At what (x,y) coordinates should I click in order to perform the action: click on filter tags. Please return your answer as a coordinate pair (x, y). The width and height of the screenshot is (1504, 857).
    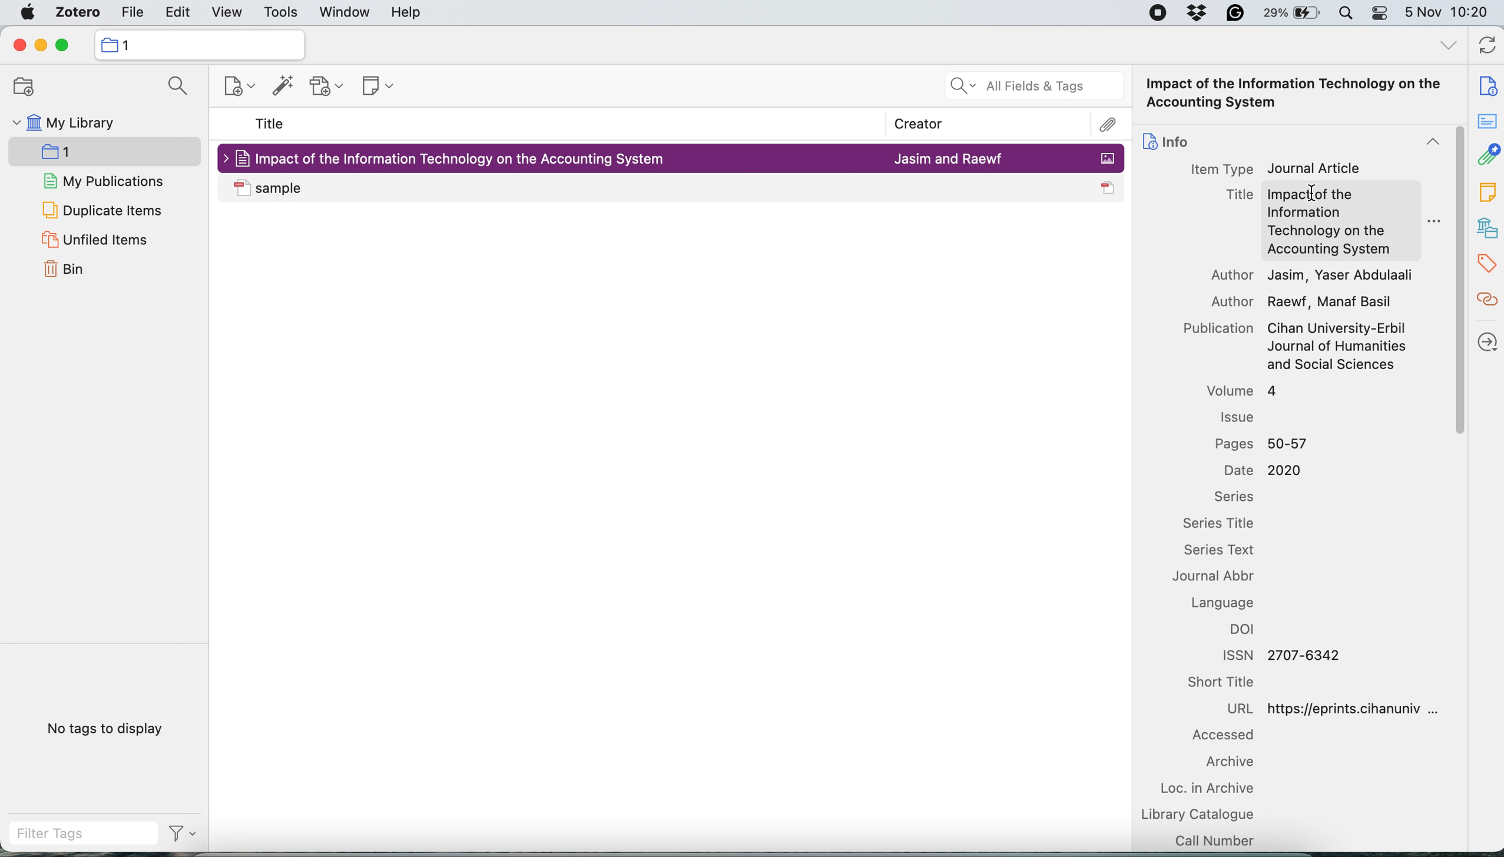
    Looking at the image, I should click on (85, 835).